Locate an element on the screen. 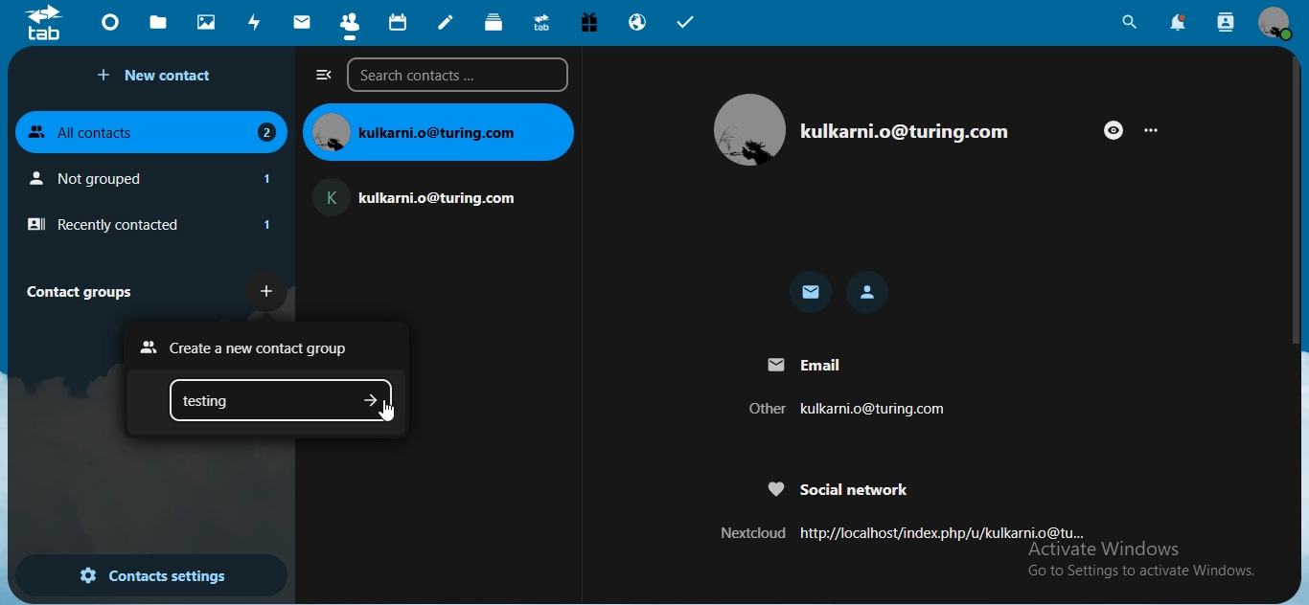 This screenshot has width=1309, height=605. not grouped is located at coordinates (155, 178).